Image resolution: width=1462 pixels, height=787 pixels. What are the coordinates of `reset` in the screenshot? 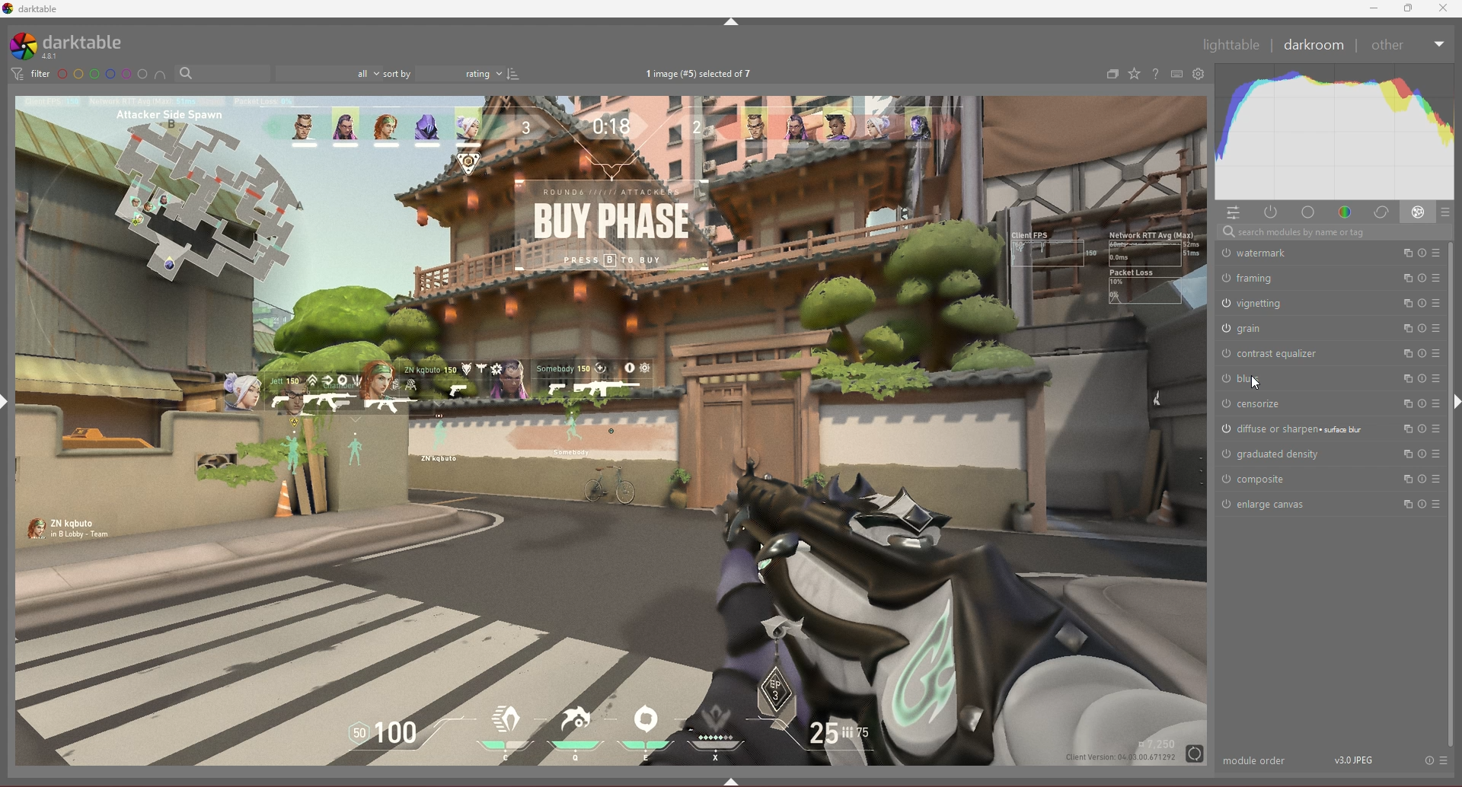 It's located at (1421, 479).